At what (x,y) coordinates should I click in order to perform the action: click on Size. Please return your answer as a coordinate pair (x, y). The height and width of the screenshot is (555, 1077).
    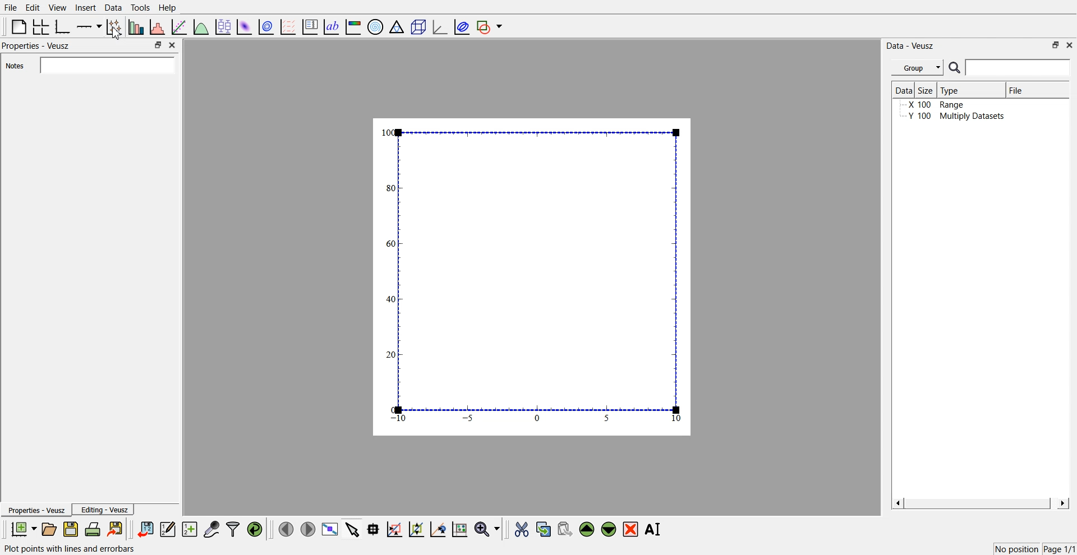
    Looking at the image, I should click on (927, 90).